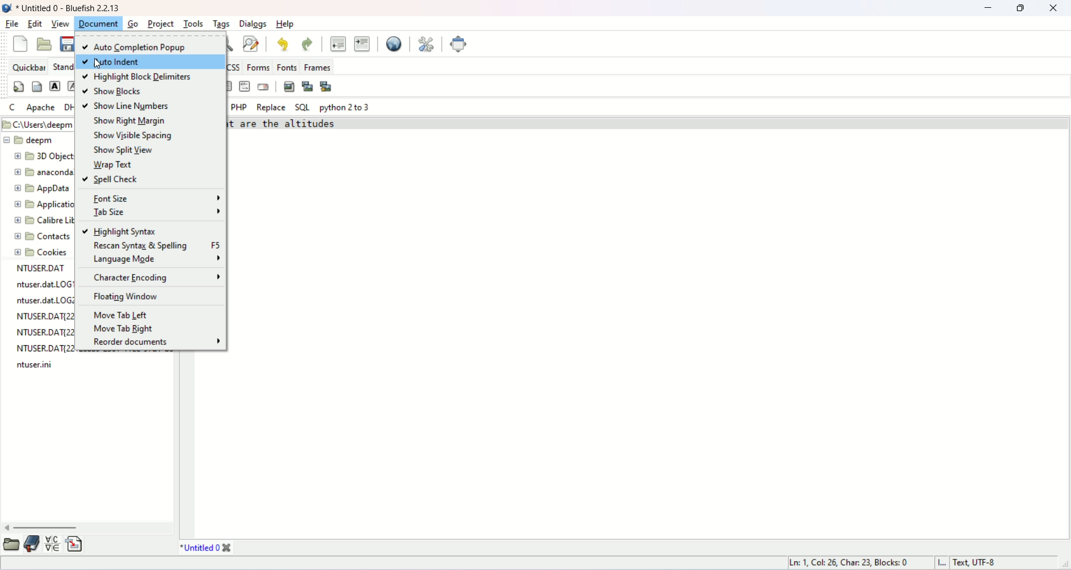 The image size is (1071, 570). I want to click on body, so click(35, 88).